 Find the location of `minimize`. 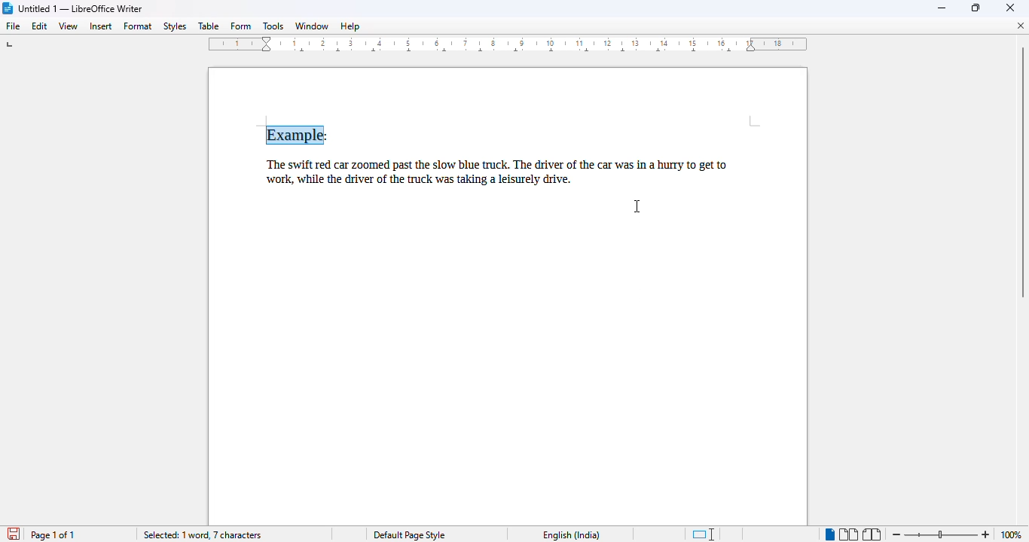

minimize is located at coordinates (942, 8).